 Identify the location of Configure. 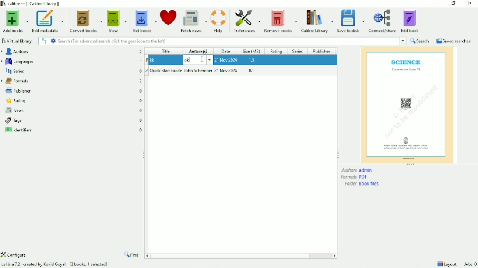
(15, 254).